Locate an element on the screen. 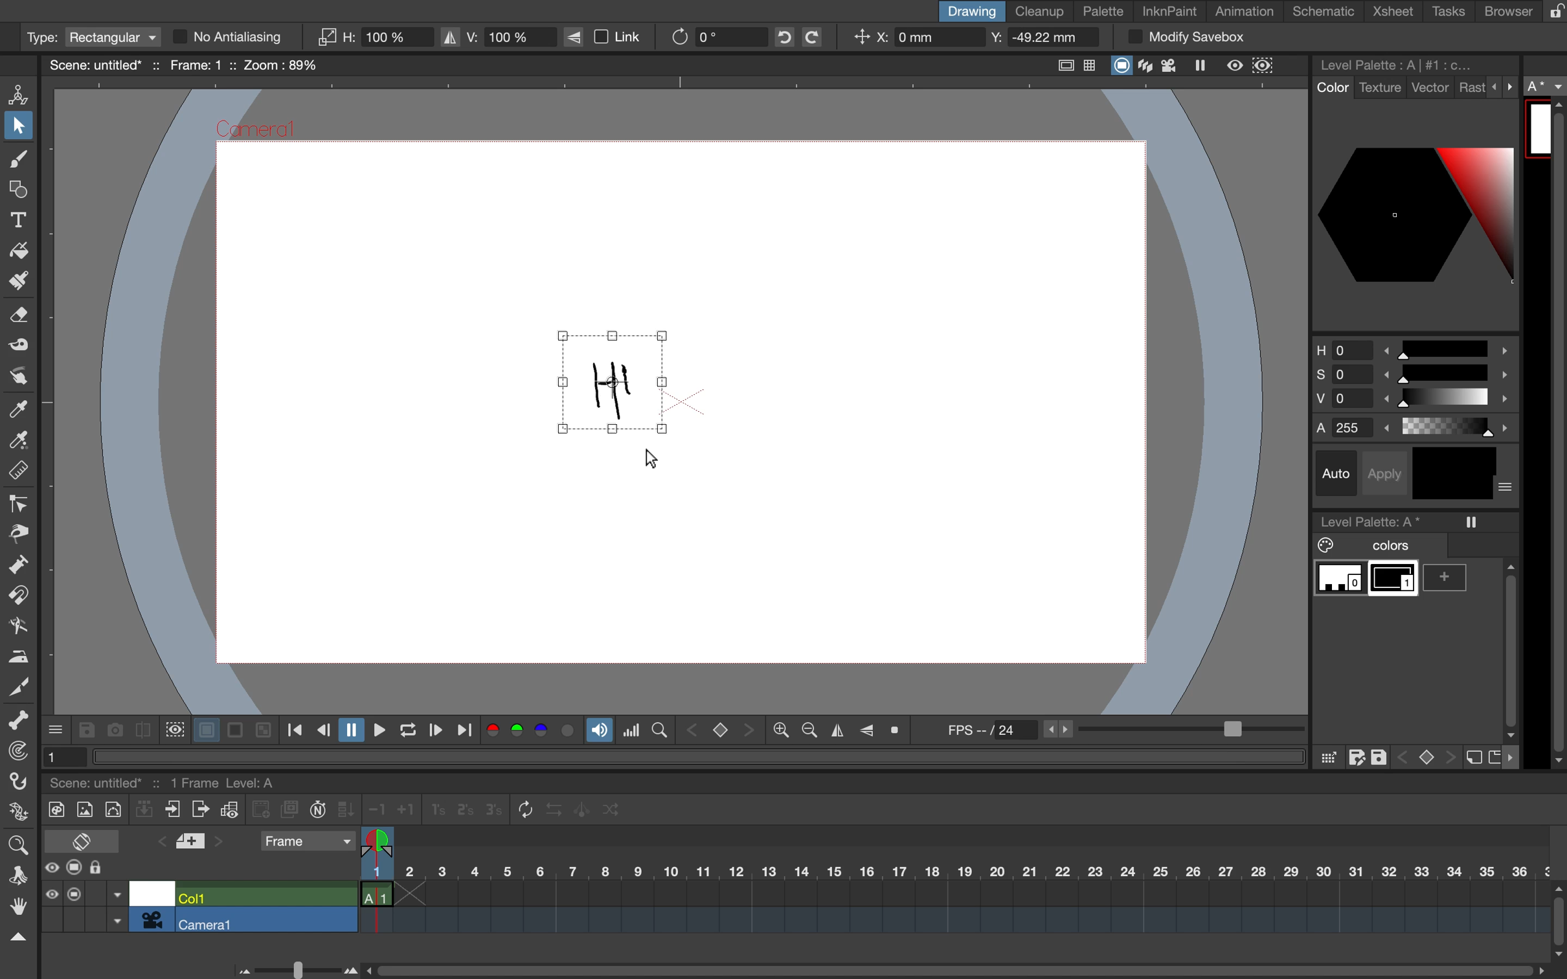 The image size is (1567, 979). 3d view is located at coordinates (1147, 67).